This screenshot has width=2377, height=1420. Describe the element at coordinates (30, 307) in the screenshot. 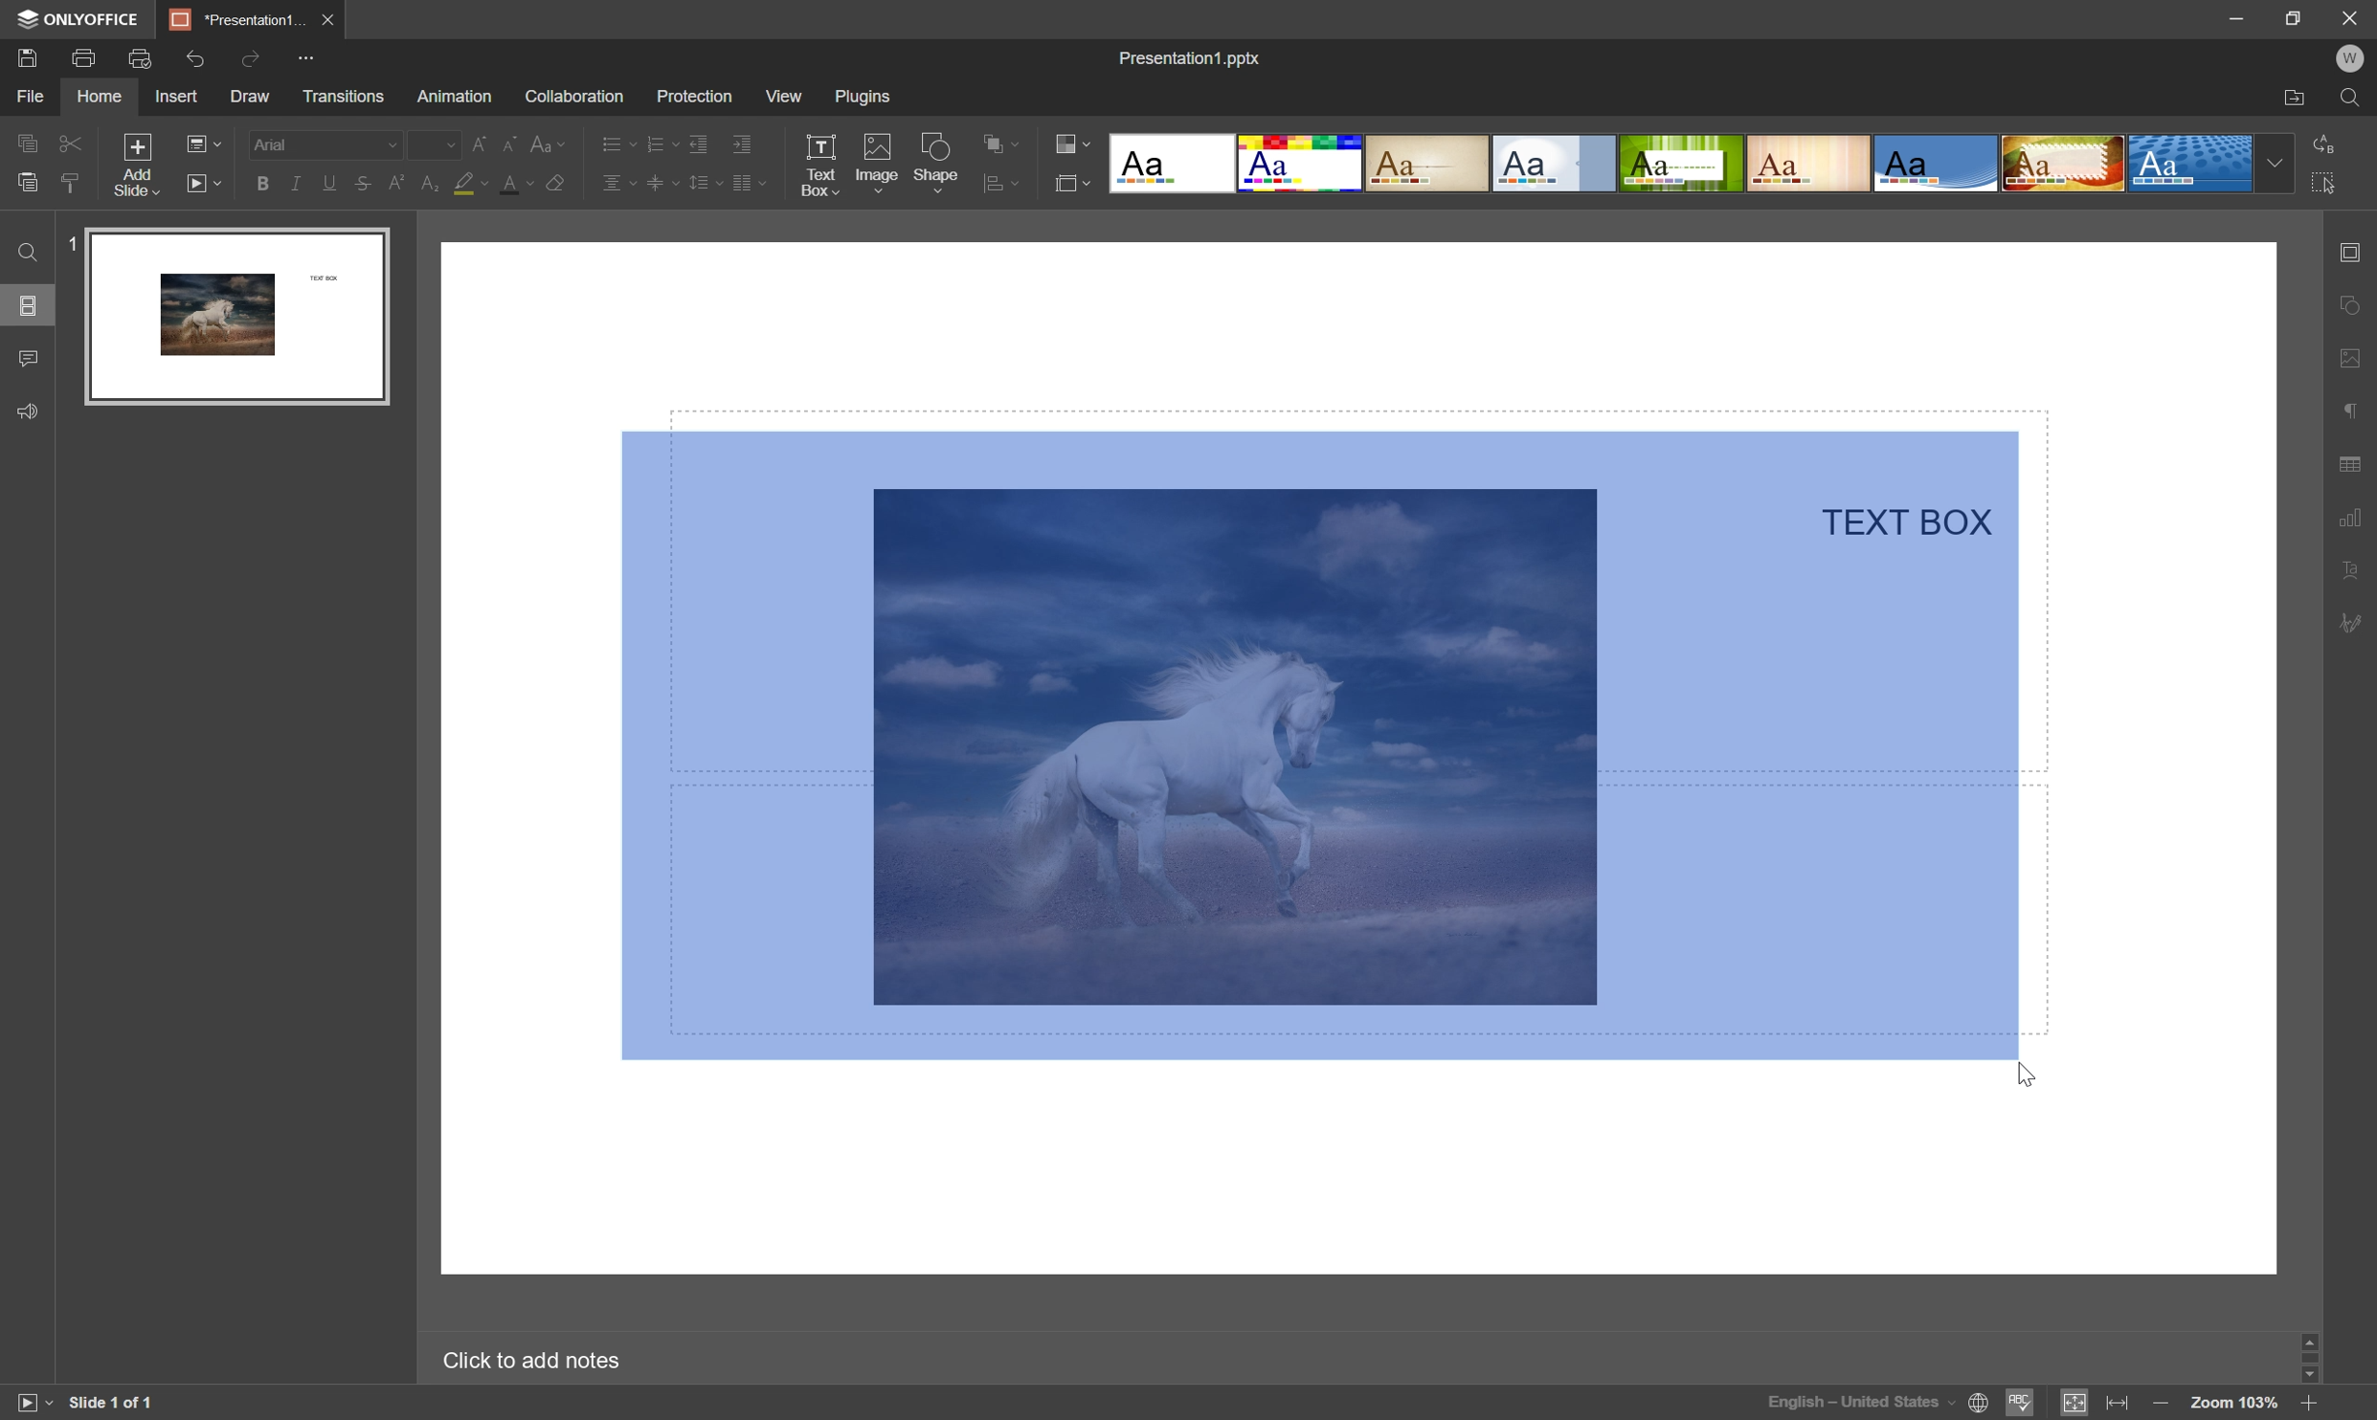

I see `slides` at that location.